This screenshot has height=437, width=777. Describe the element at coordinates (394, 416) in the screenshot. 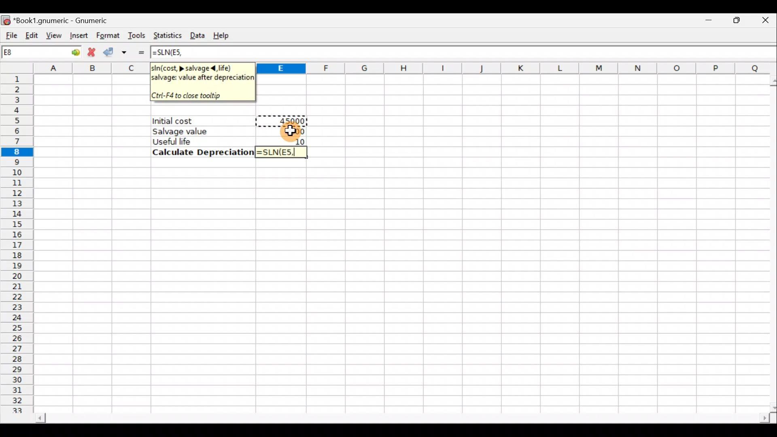

I see `Scroll bar` at that location.